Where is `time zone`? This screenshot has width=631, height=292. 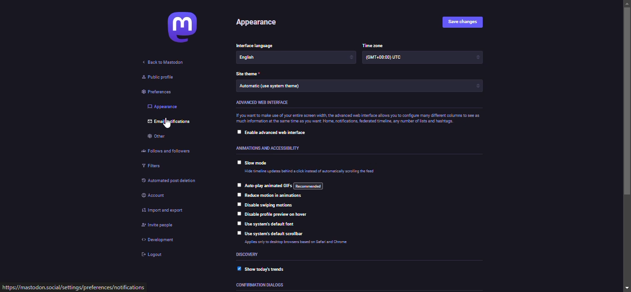 time zone is located at coordinates (374, 45).